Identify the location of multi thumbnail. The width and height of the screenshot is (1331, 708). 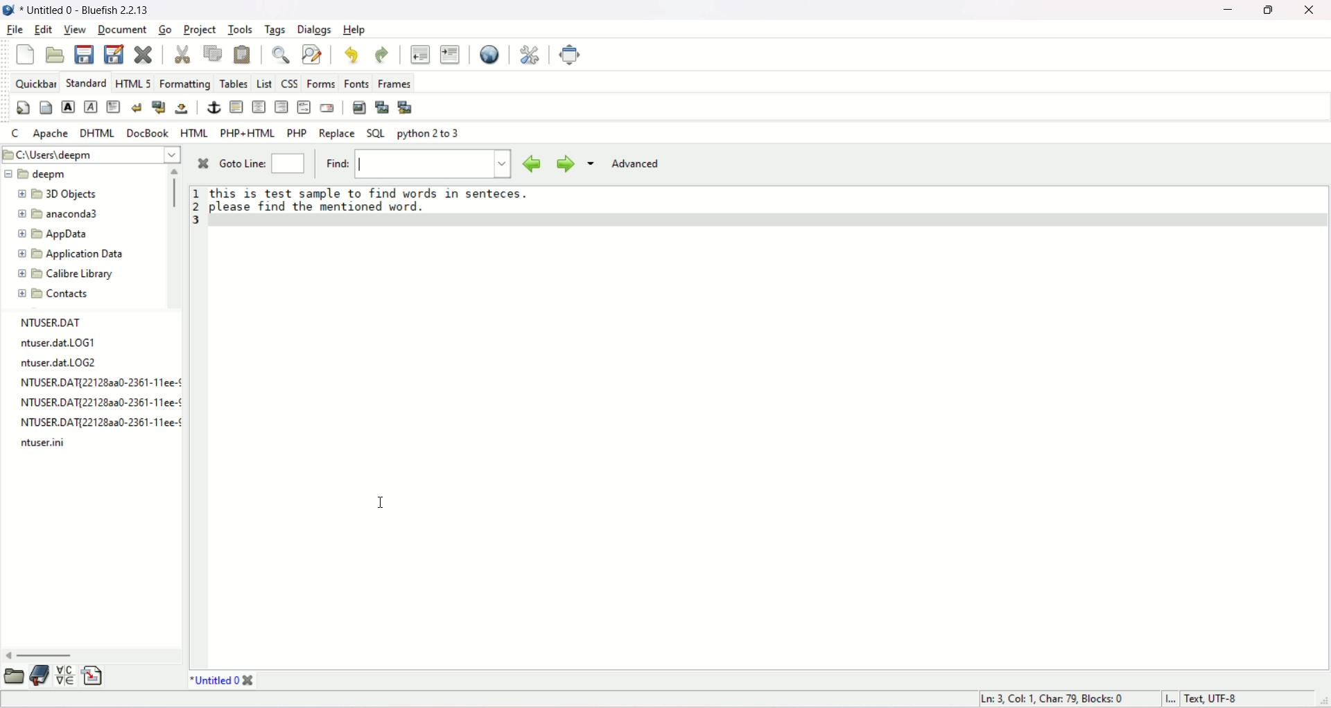
(405, 107).